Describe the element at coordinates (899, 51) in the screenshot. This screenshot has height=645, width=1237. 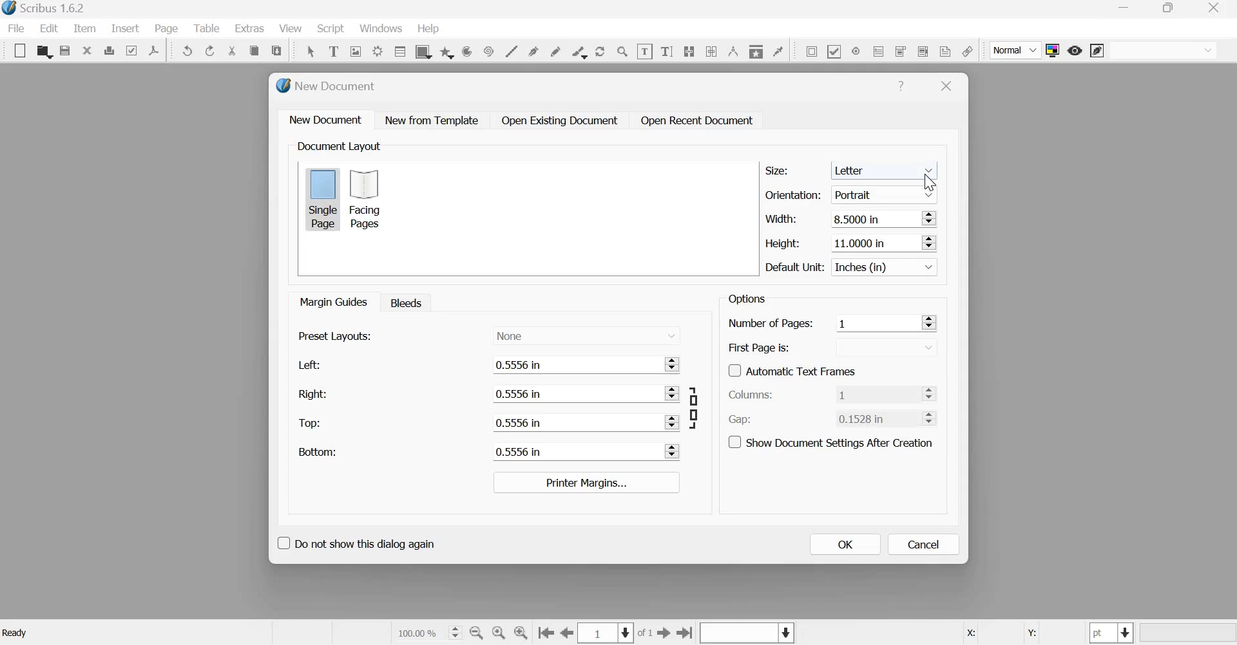
I see `PDF combo box` at that location.